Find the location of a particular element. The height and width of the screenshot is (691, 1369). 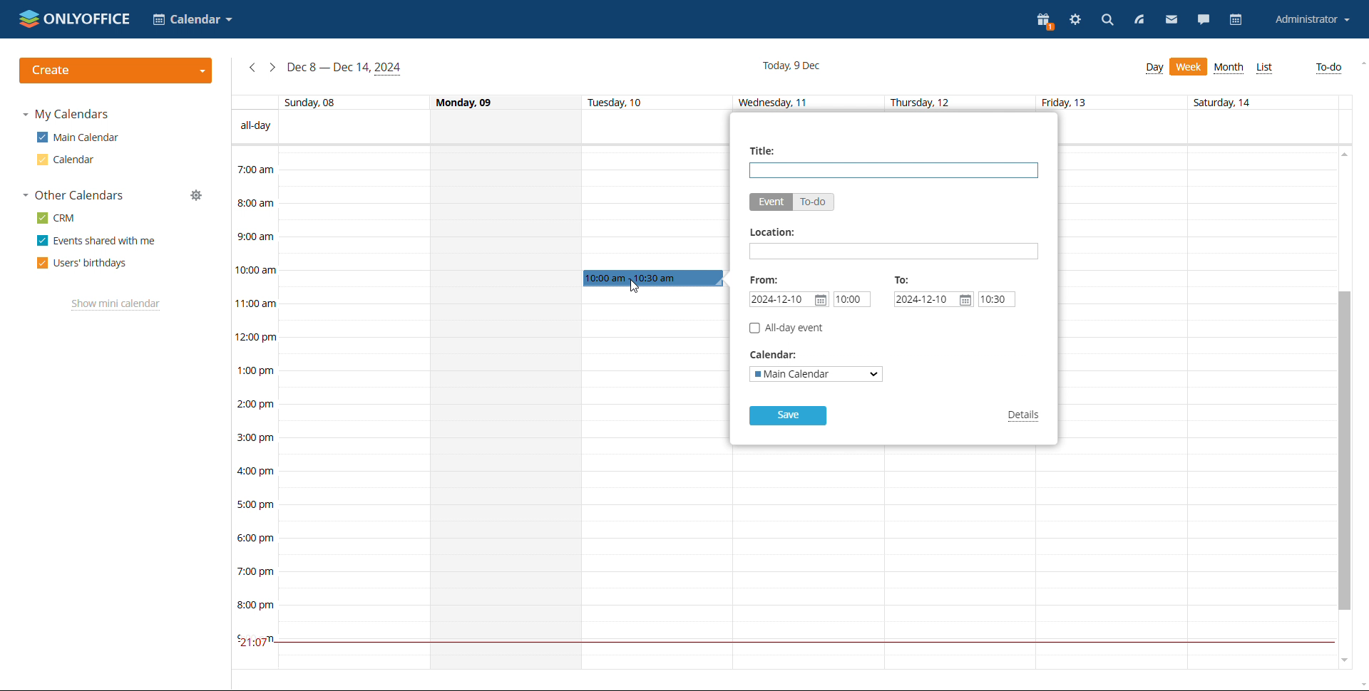

next week is located at coordinates (272, 68).